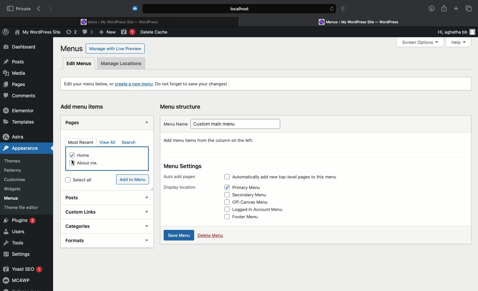 The image size is (478, 291). I want to click on Themes, so click(17, 161).